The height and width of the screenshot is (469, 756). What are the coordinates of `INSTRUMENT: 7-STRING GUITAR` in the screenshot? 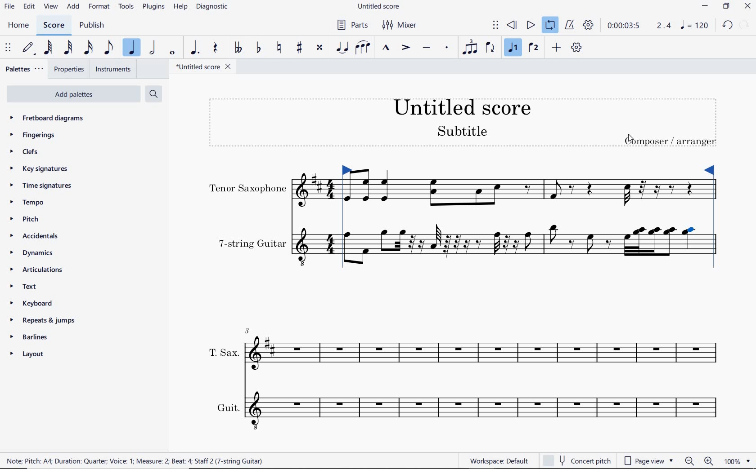 It's located at (529, 245).